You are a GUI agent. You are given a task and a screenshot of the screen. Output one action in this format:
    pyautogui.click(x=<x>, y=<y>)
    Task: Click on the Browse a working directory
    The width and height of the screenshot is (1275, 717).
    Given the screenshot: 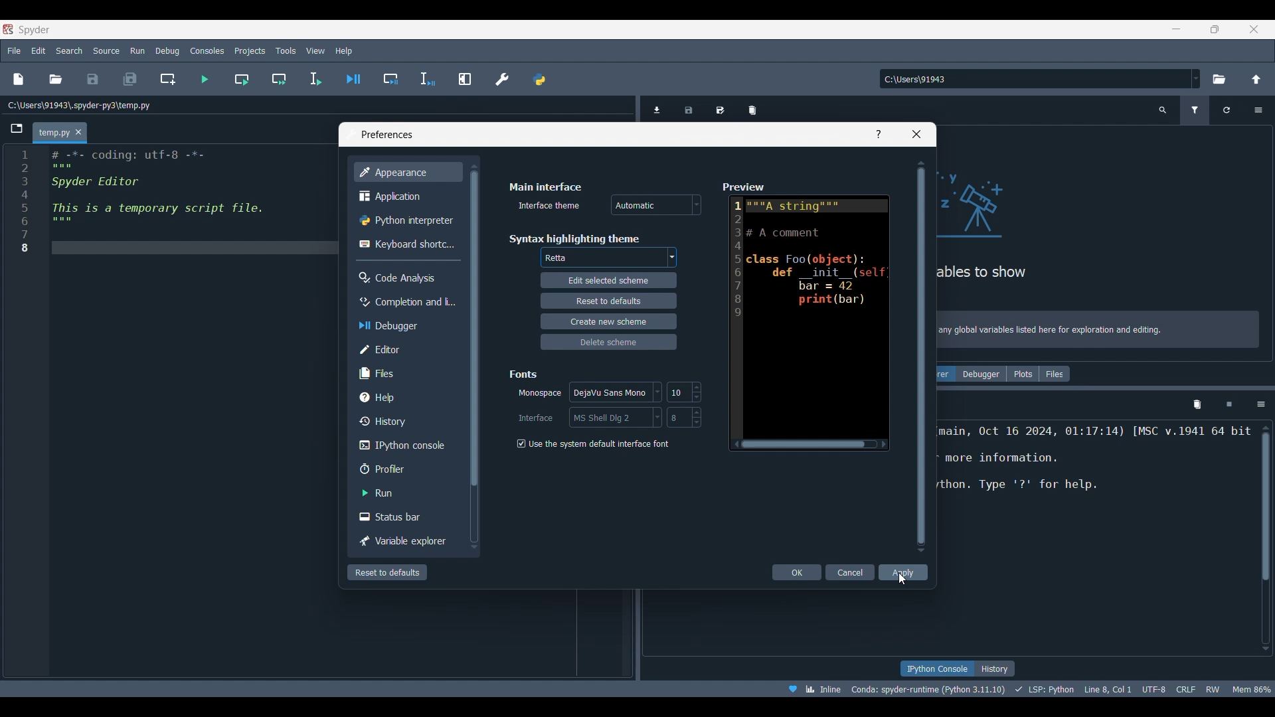 What is the action you would take?
    pyautogui.click(x=1218, y=79)
    